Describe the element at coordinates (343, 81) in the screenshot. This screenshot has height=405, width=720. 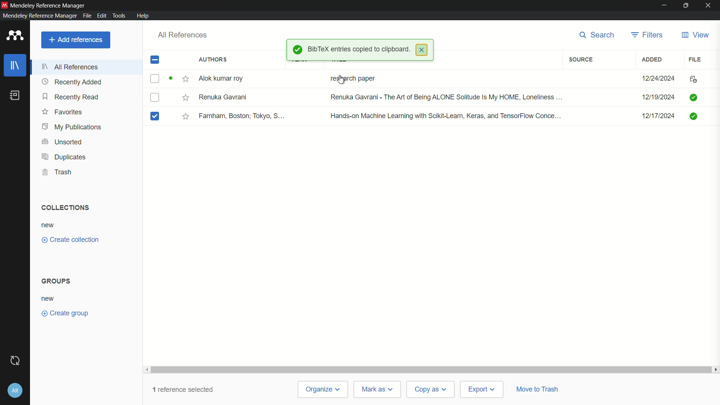
I see `cursor` at that location.